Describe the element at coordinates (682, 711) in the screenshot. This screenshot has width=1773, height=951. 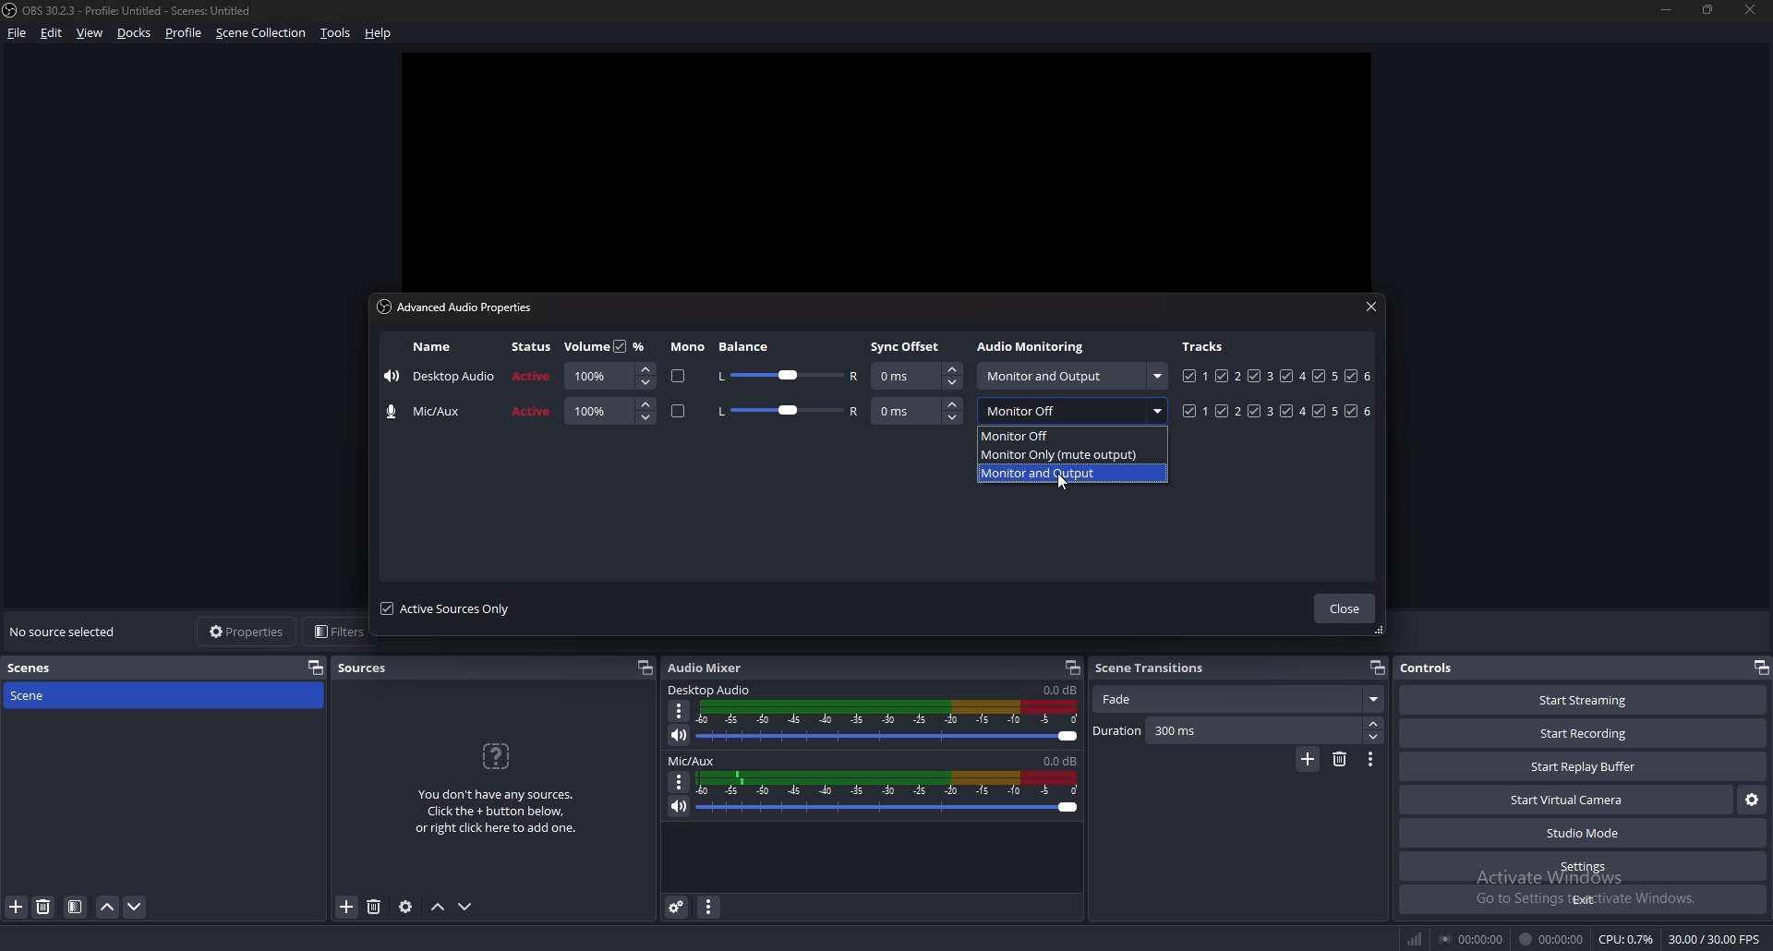
I see `options` at that location.